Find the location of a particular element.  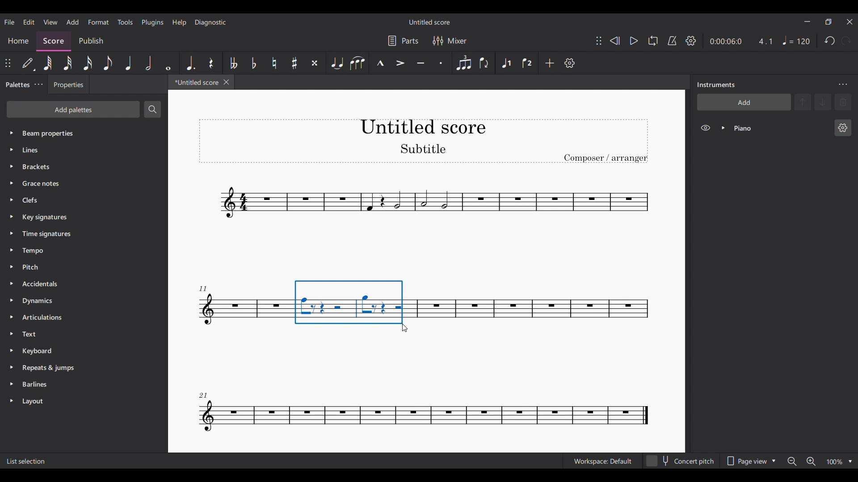

Tempo is located at coordinates (80, 251).